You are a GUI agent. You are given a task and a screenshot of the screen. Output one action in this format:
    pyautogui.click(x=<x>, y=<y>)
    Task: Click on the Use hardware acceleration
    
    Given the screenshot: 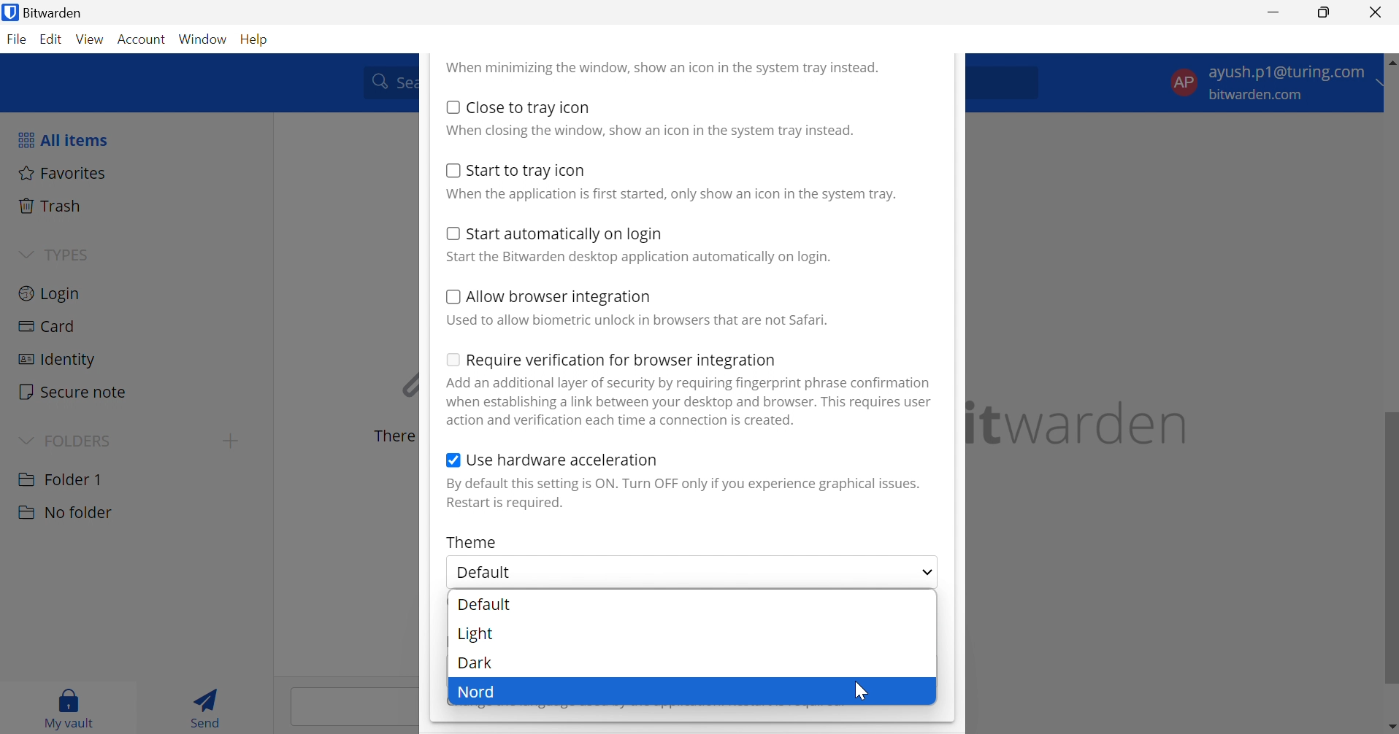 What is the action you would take?
    pyautogui.click(x=563, y=460)
    